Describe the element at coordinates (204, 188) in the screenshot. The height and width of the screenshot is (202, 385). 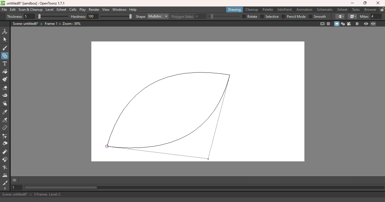
I see `Horizontal scroll bar` at that location.